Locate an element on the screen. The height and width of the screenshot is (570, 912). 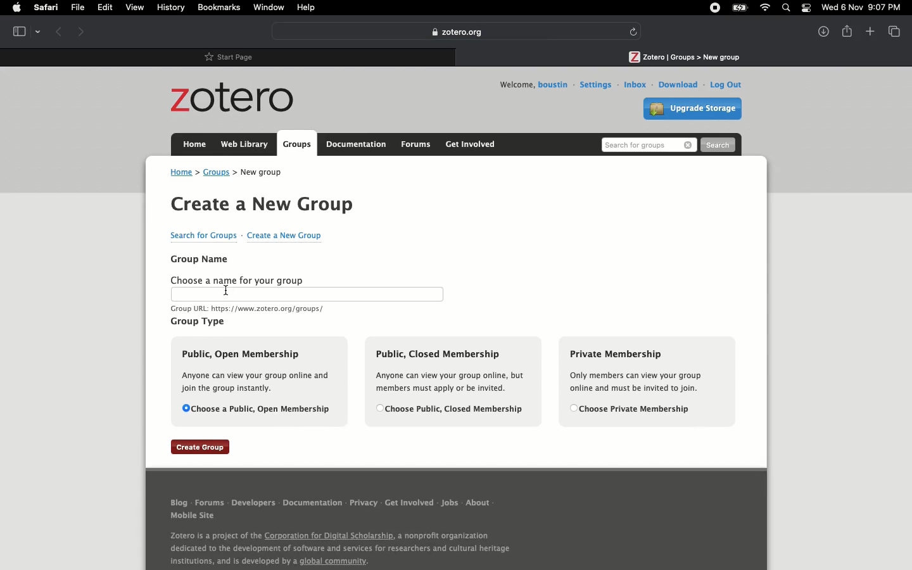
Safari is located at coordinates (47, 8).